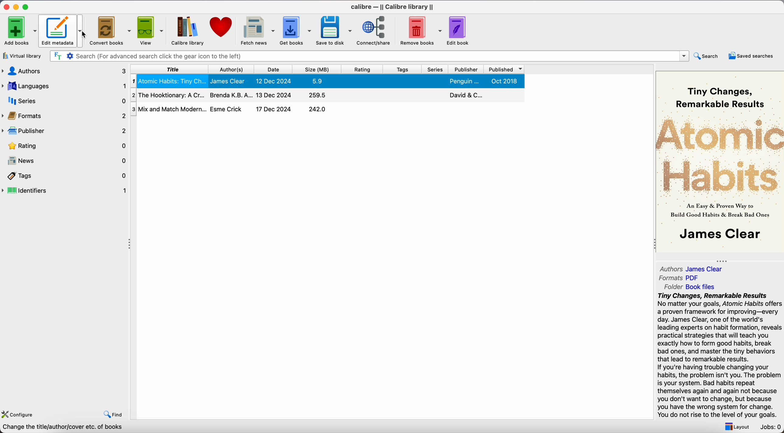 The image size is (784, 433). What do you see at coordinates (464, 81) in the screenshot?
I see `Penguin...` at bounding box center [464, 81].